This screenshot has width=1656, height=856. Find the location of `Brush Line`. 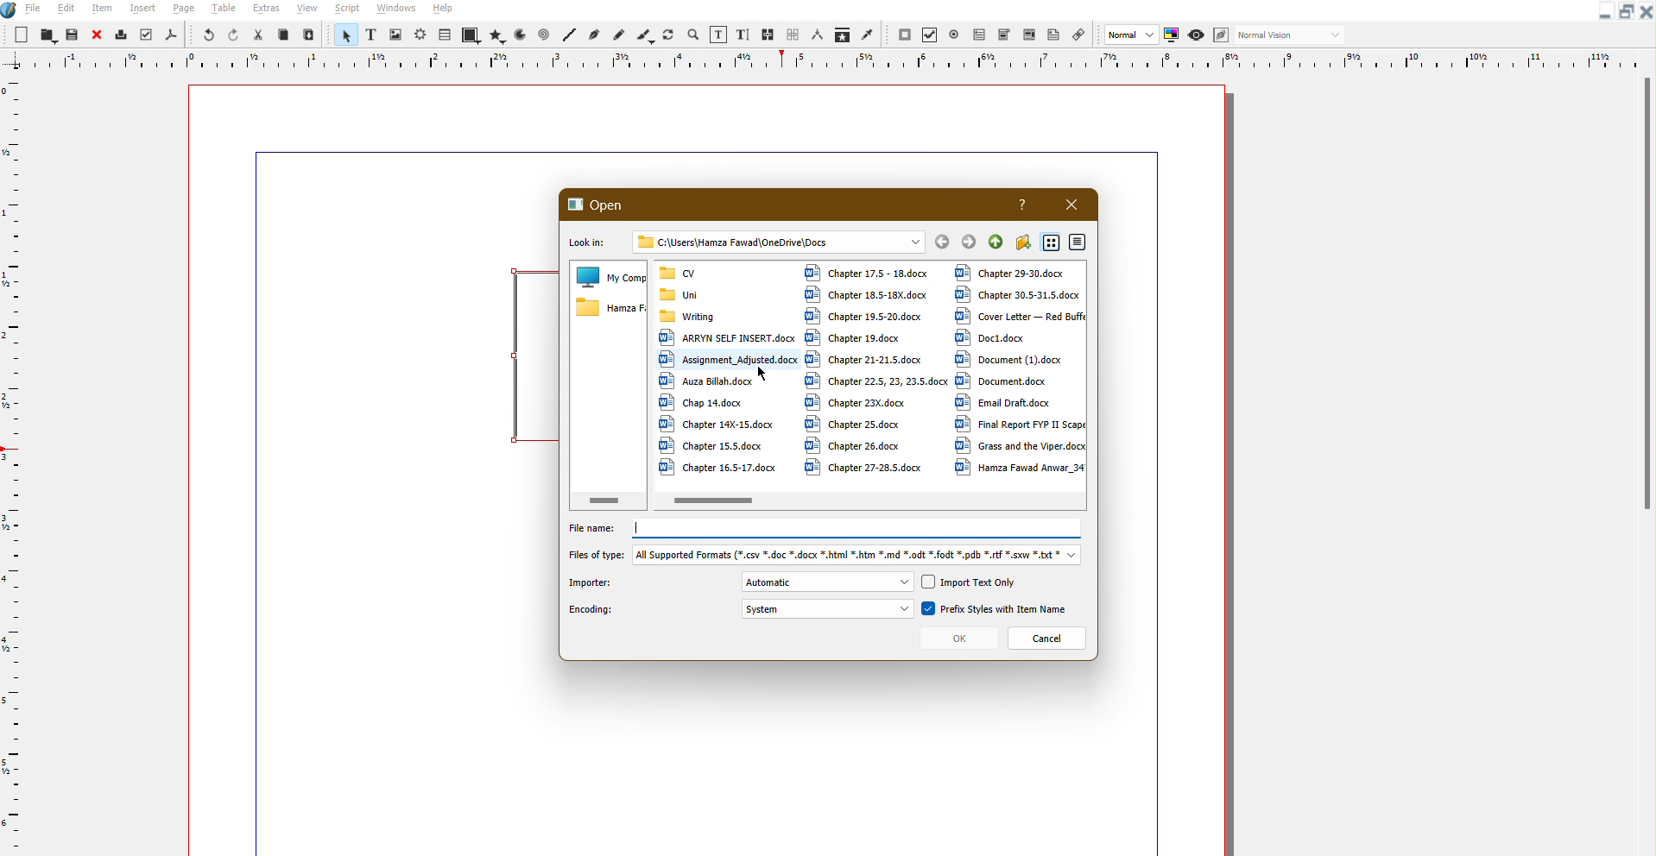

Brush Line is located at coordinates (644, 34).